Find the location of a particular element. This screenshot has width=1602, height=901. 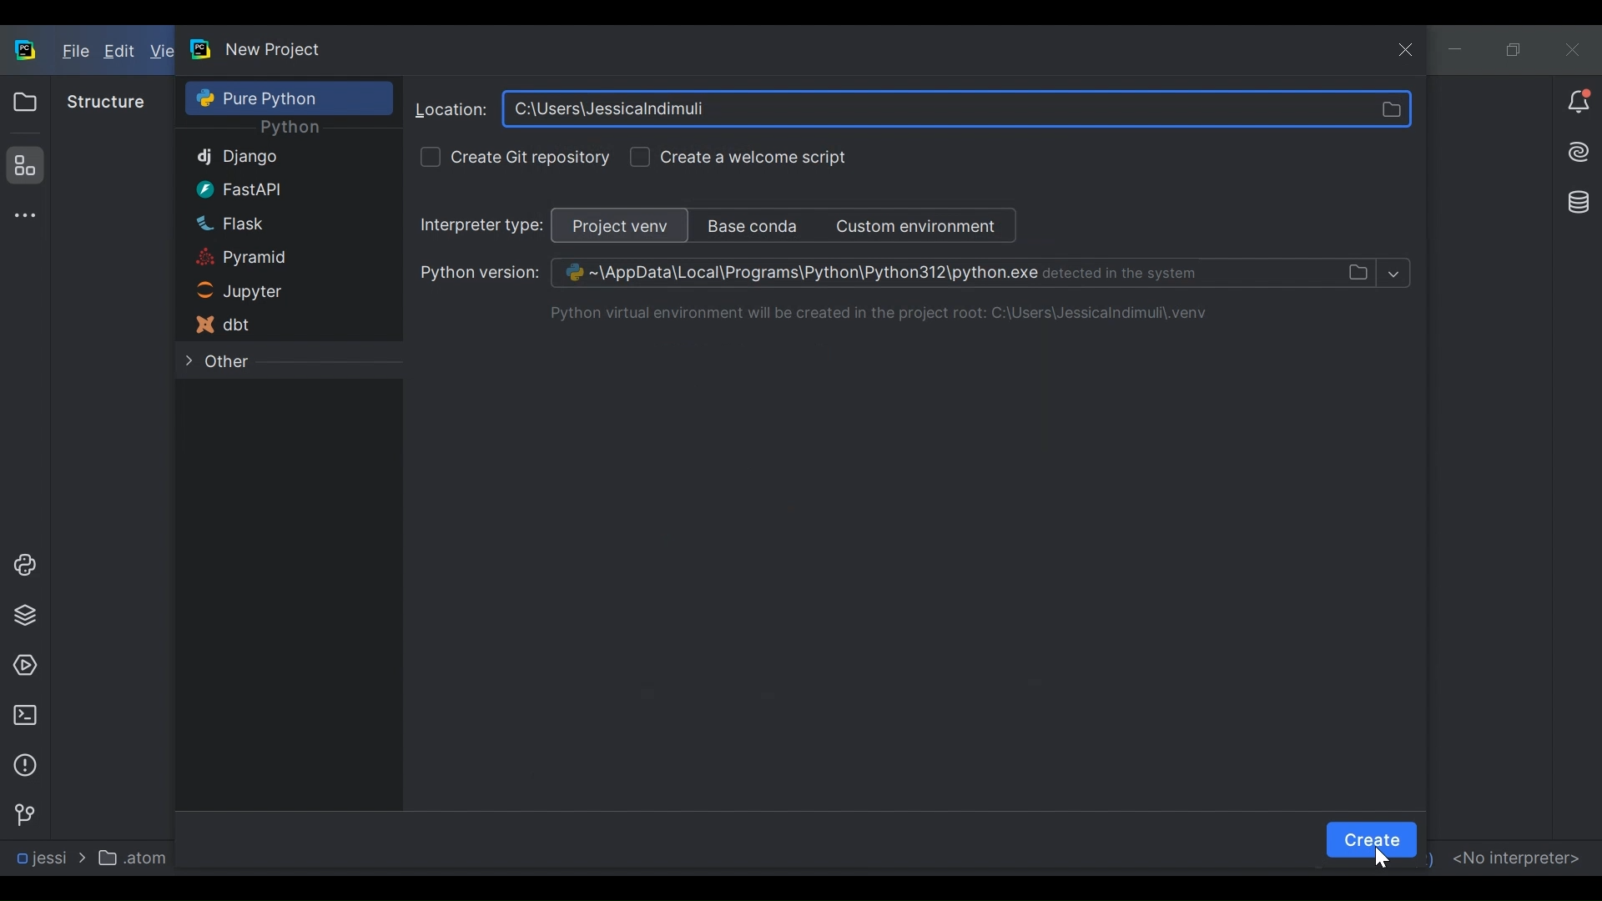

AI Assistant is located at coordinates (1577, 152).